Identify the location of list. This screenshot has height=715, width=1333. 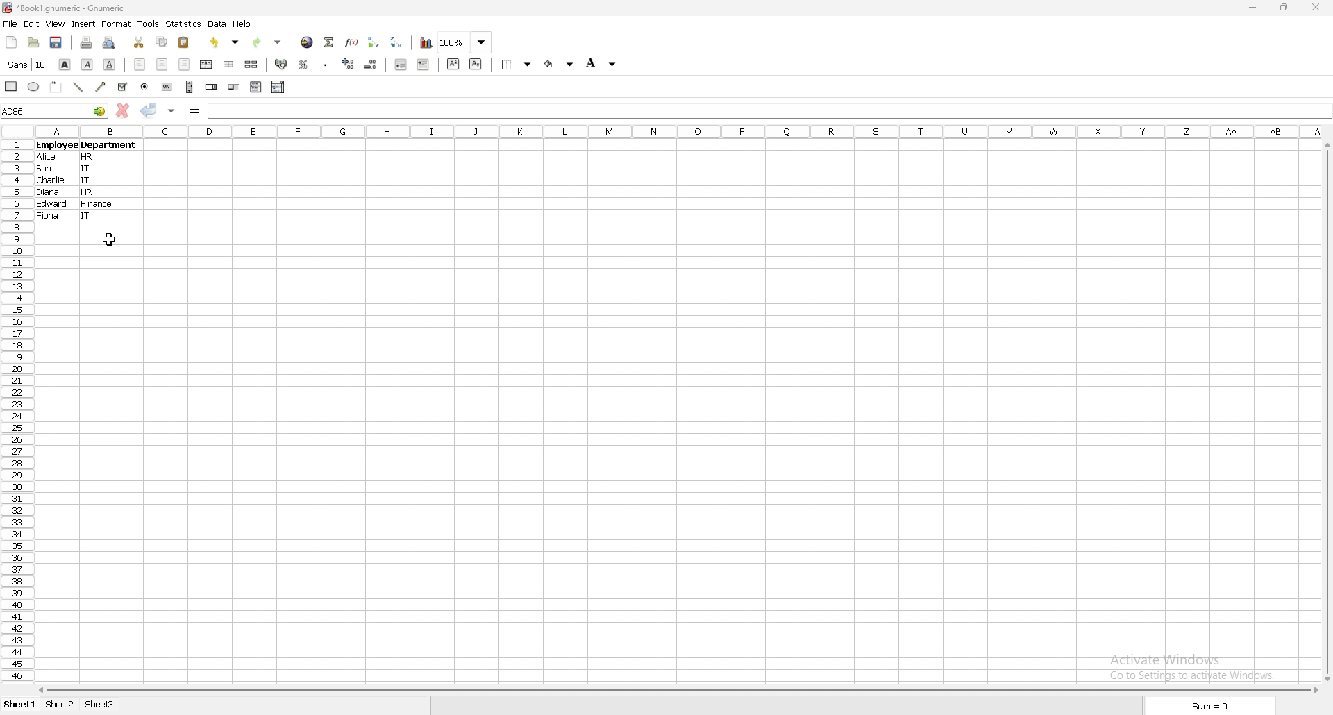
(256, 87).